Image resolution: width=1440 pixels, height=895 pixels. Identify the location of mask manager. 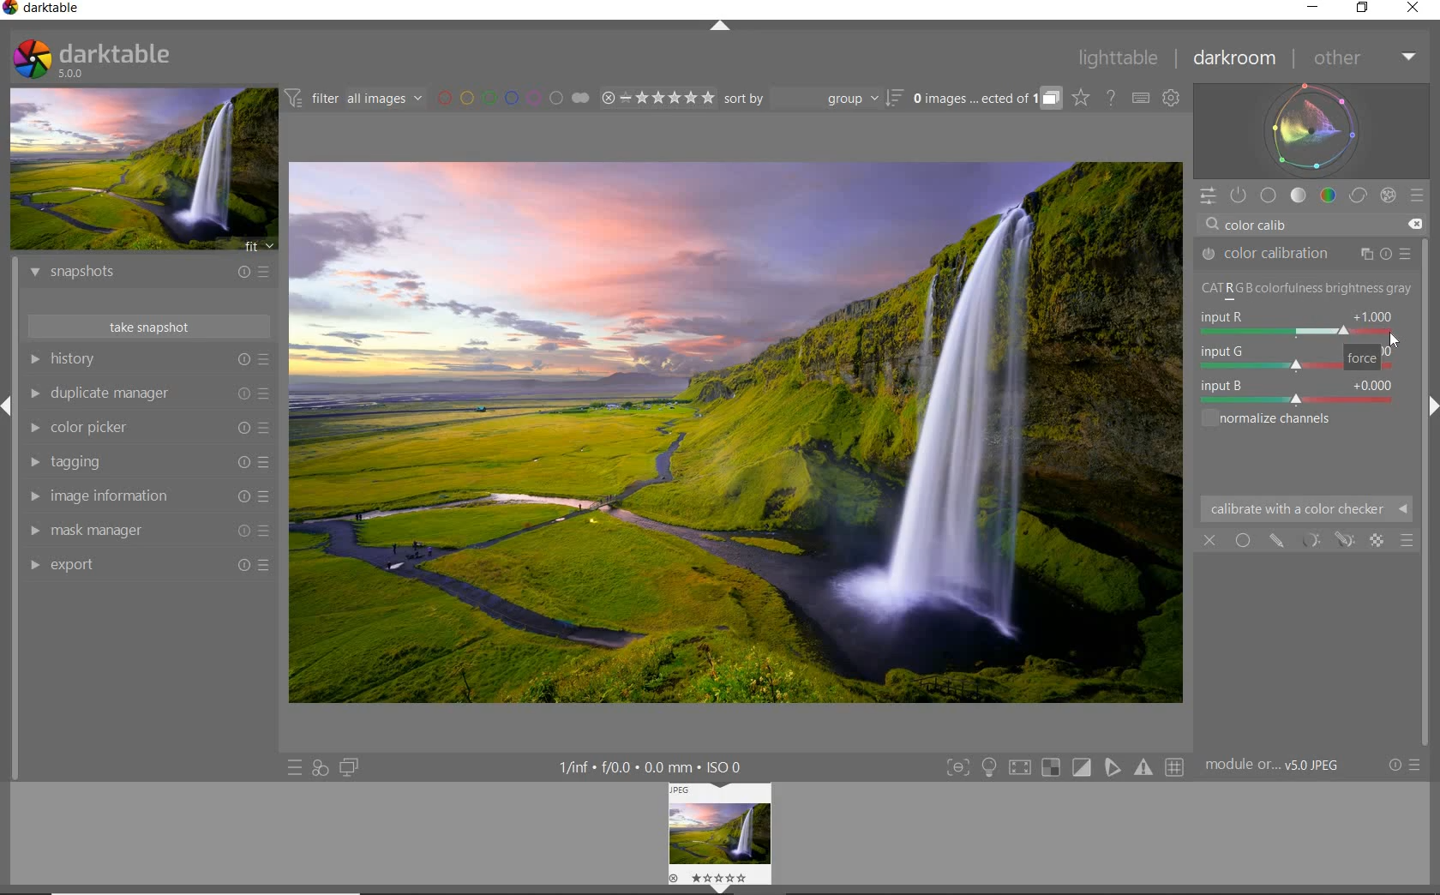
(150, 532).